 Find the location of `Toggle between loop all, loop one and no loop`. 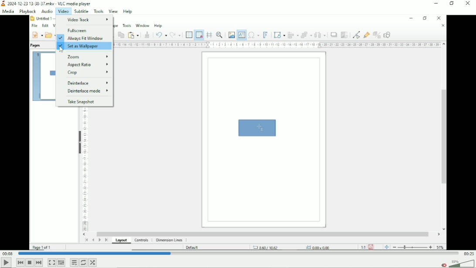

Toggle between loop all, loop one and no loop is located at coordinates (83, 263).